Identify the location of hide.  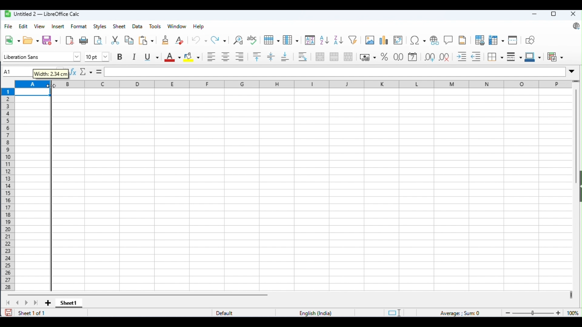
(578, 187).